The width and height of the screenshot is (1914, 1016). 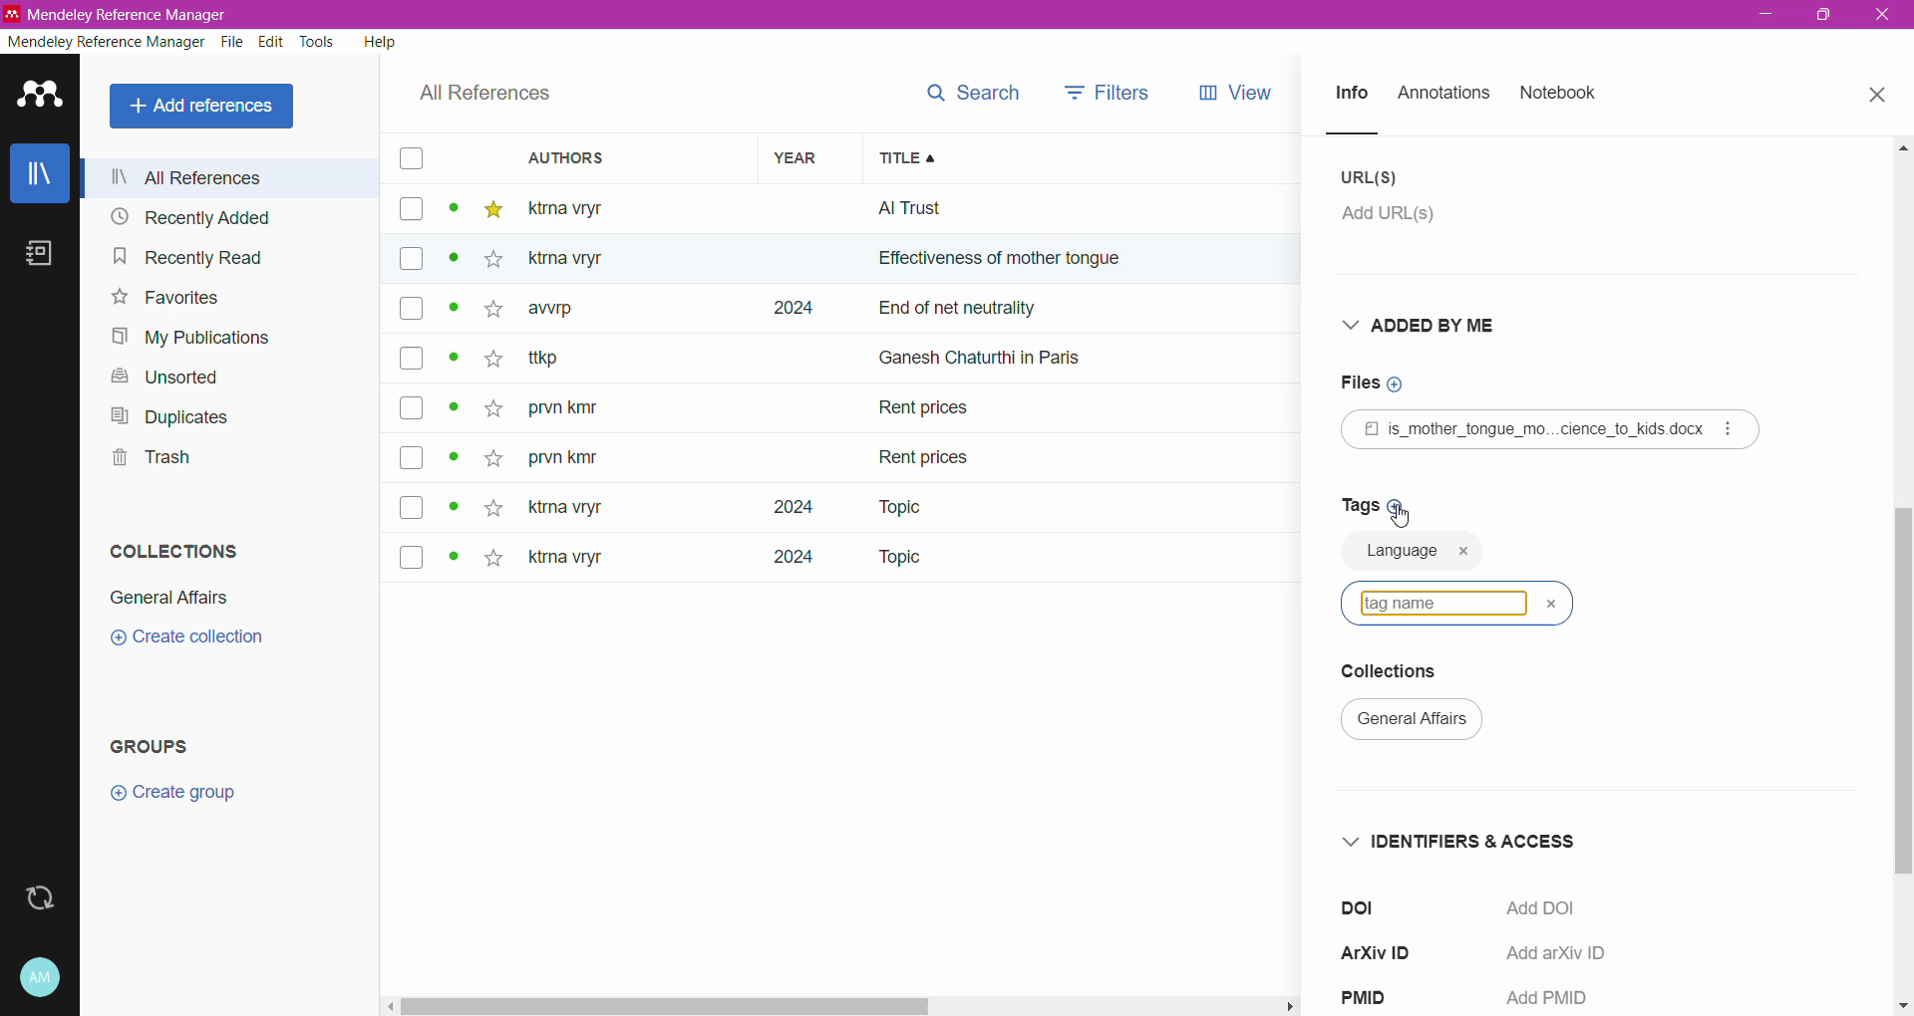 What do you see at coordinates (41, 97) in the screenshot?
I see `Application Logo` at bounding box center [41, 97].